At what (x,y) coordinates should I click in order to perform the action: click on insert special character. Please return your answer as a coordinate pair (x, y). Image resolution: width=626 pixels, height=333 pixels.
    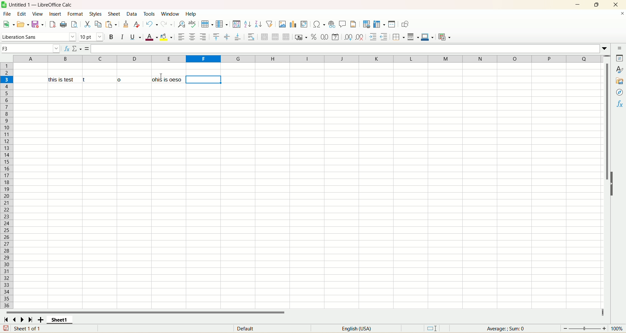
    Looking at the image, I should click on (320, 24).